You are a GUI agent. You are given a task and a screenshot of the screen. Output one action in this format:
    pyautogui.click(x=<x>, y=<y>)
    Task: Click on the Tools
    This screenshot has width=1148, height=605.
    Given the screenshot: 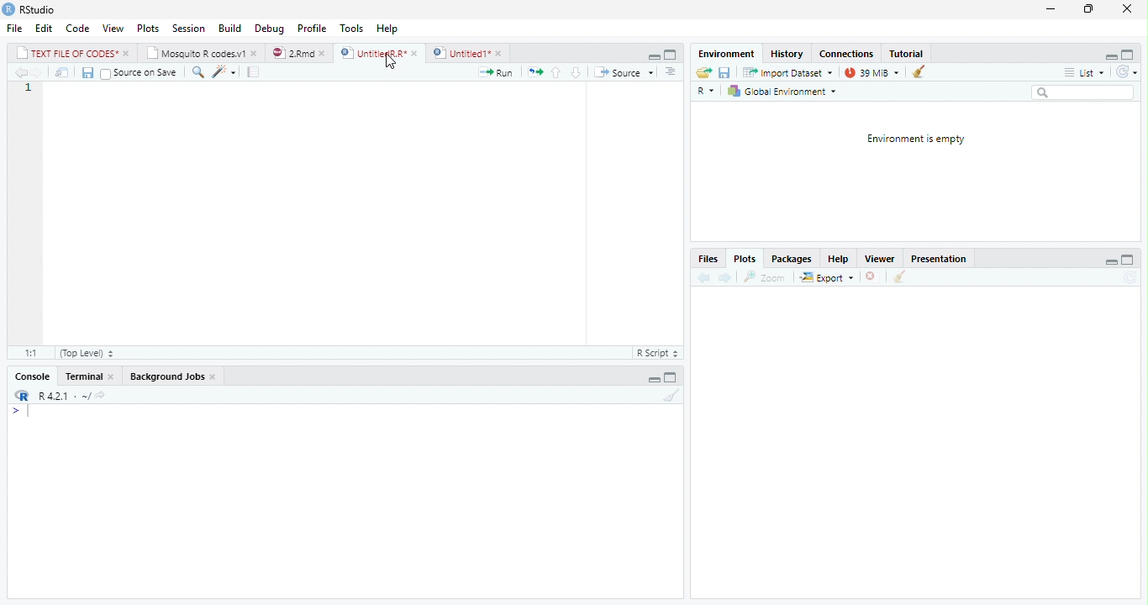 What is the action you would take?
    pyautogui.click(x=351, y=28)
    